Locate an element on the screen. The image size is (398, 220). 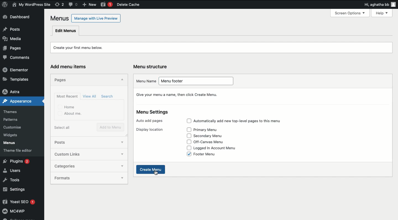
Pages is located at coordinates (59, 80).